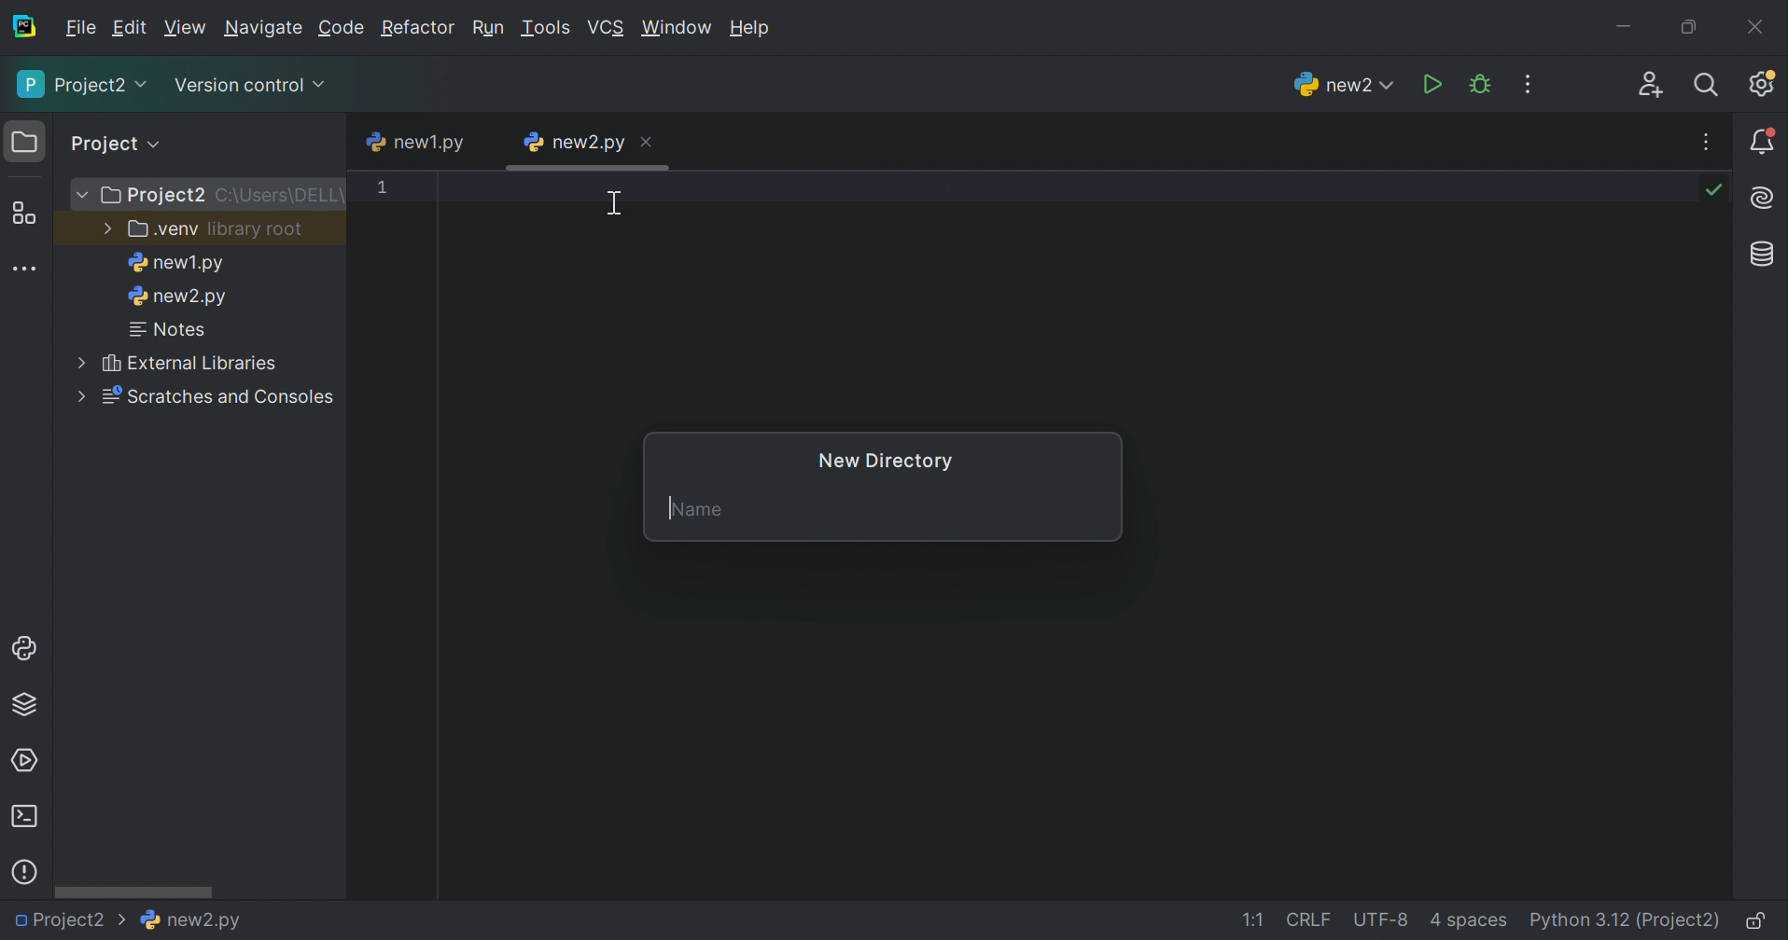 This screenshot has height=940, width=1788. What do you see at coordinates (78, 29) in the screenshot?
I see `File` at bounding box center [78, 29].